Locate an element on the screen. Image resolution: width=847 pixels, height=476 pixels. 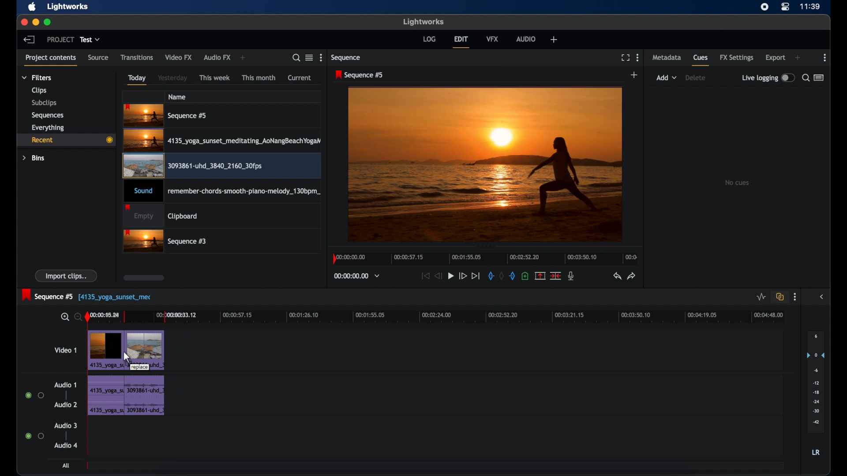
clipboard is located at coordinates (161, 216).